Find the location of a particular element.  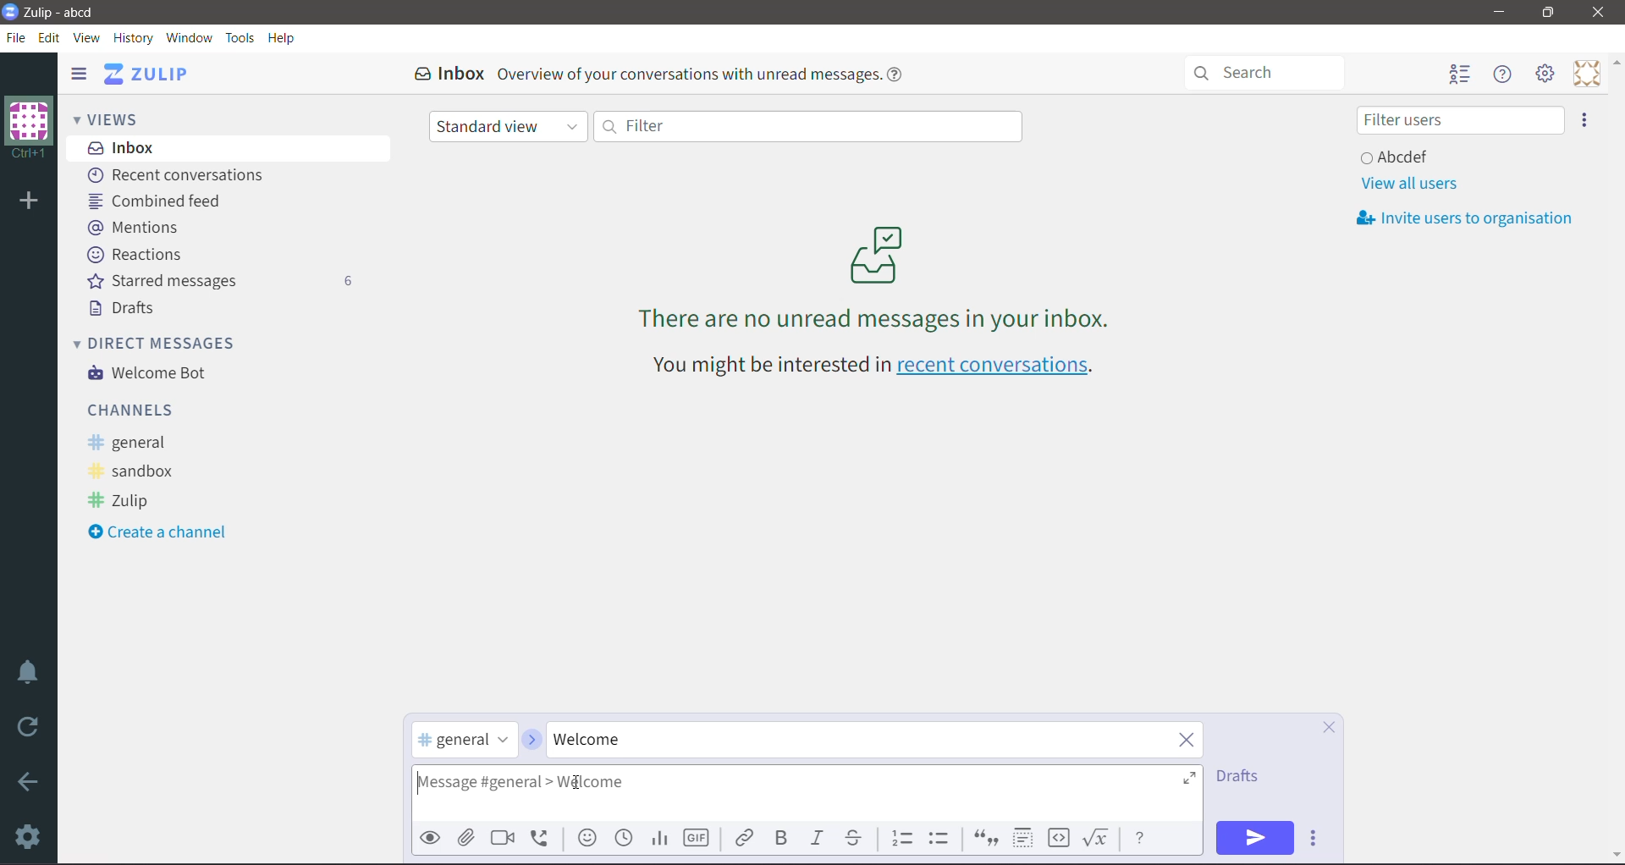

Settings is located at coordinates (30, 836).